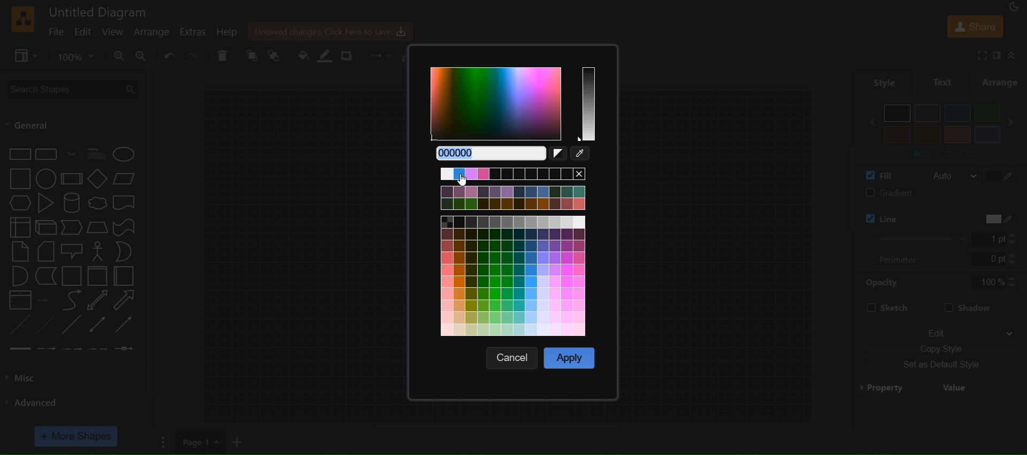 This screenshot has width=1027, height=455. Describe the element at coordinates (17, 324) in the screenshot. I see `dashed line` at that location.